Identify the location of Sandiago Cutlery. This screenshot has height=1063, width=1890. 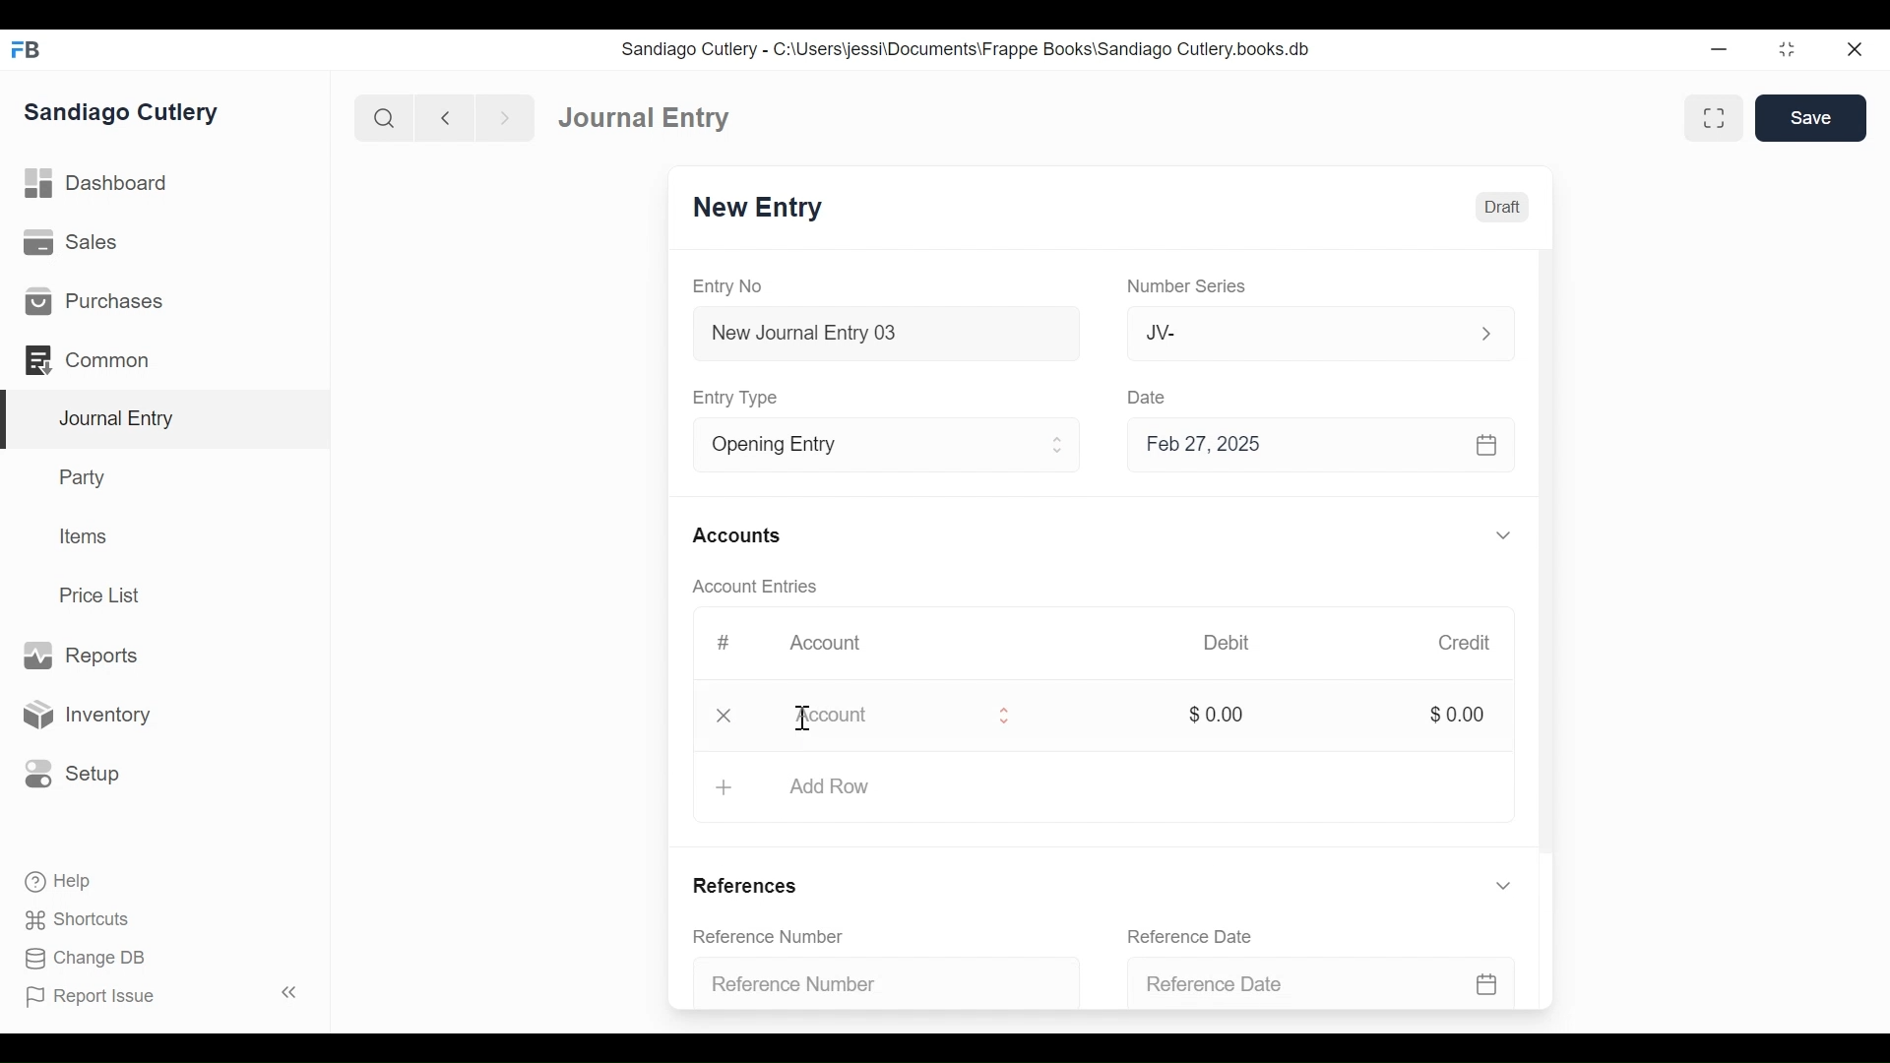
(124, 114).